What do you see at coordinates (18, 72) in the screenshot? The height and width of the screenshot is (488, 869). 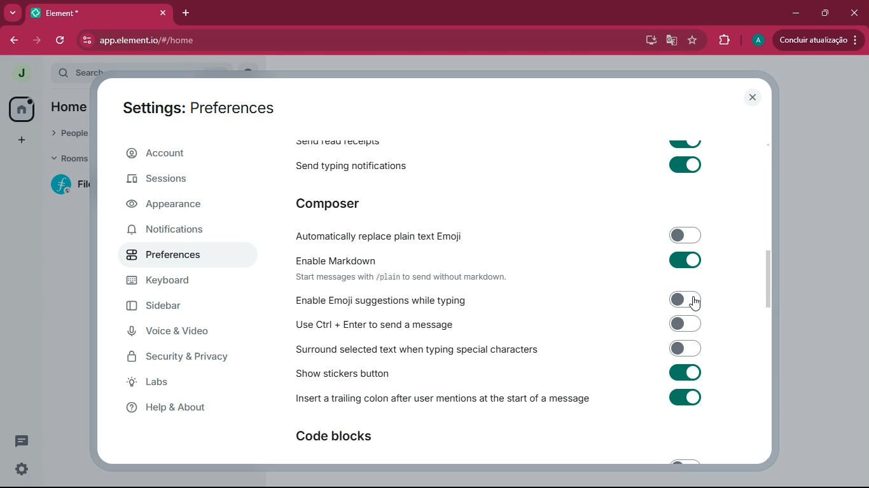 I see `profile picture` at bounding box center [18, 72].